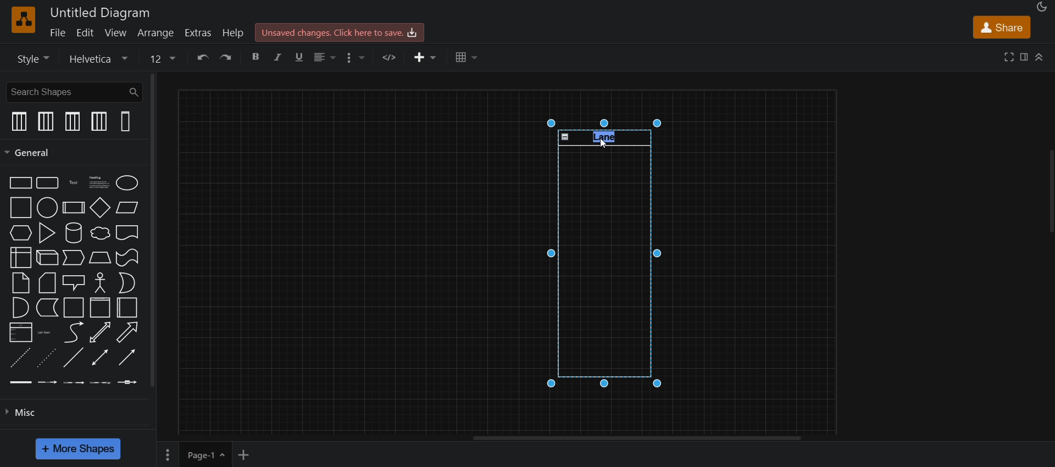 This screenshot has width=1055, height=467. I want to click on connector with 3 labels, so click(103, 383).